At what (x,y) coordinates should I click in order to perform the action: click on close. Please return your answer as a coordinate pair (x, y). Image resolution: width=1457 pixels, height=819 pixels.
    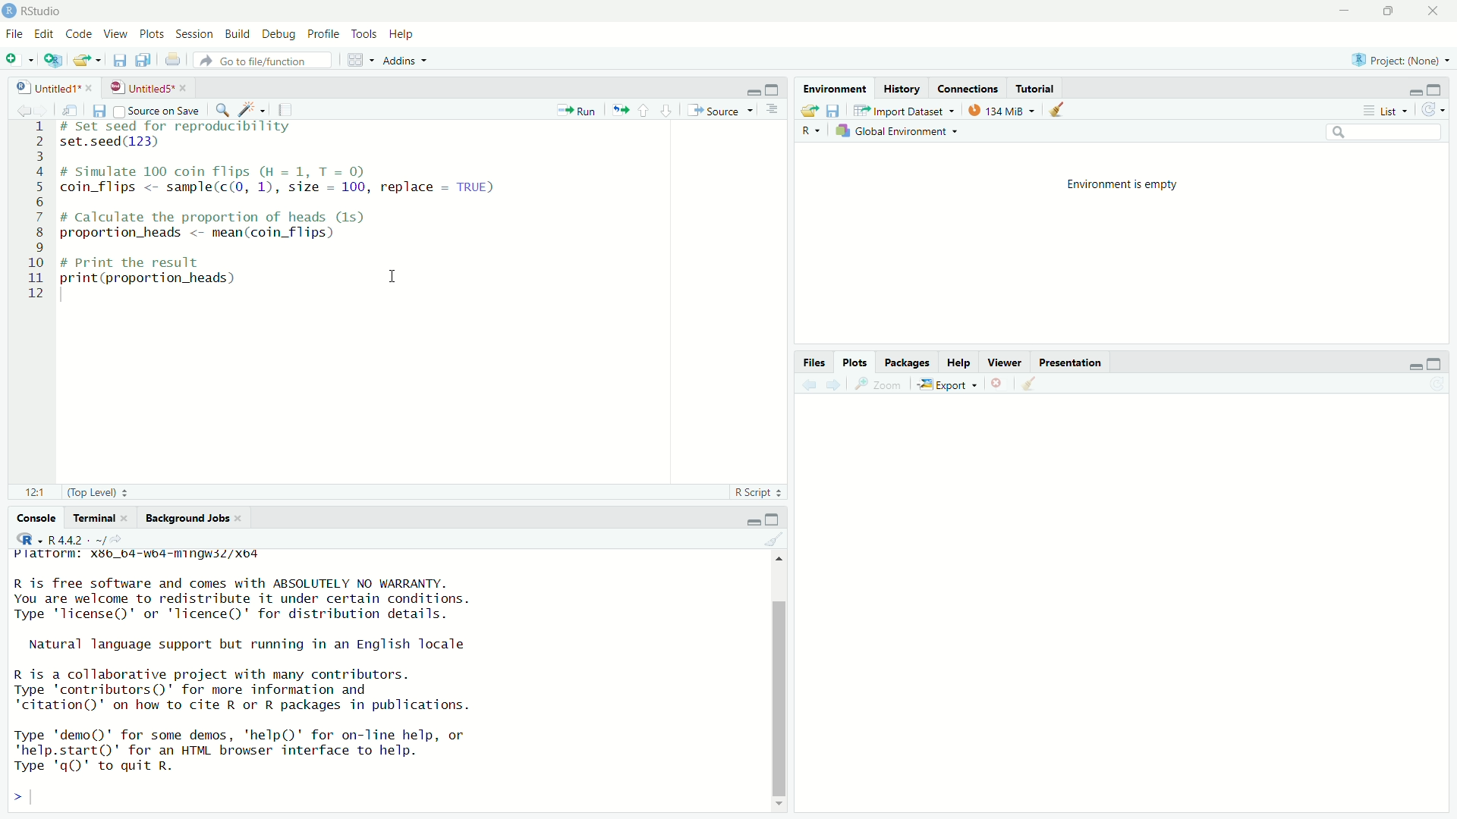
    Looking at the image, I should click on (128, 517).